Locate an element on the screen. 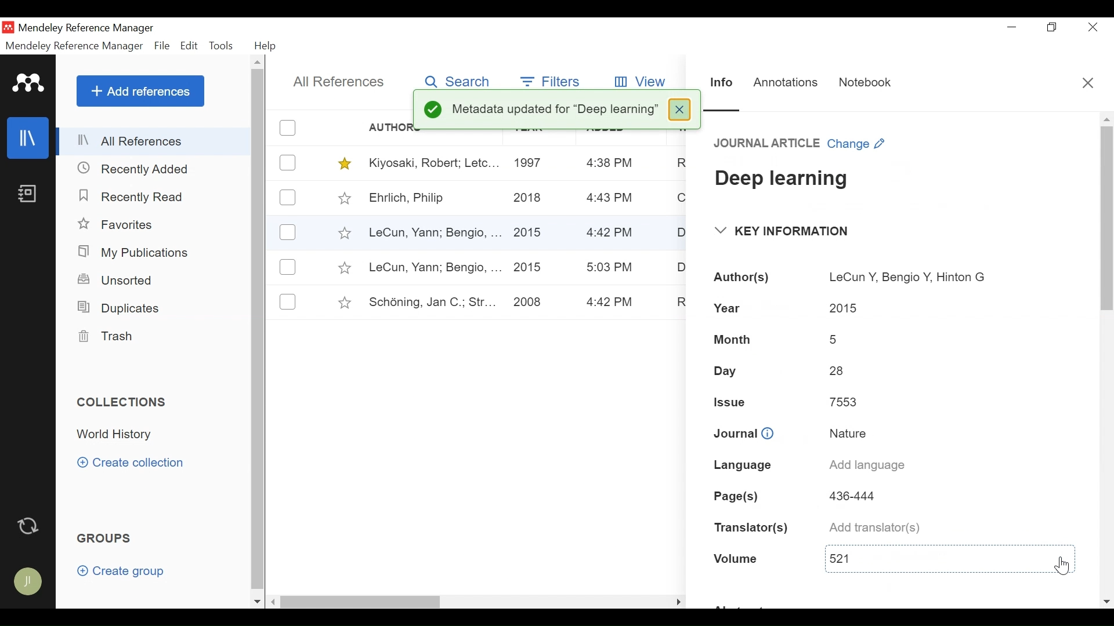  Time is located at coordinates (610, 198).